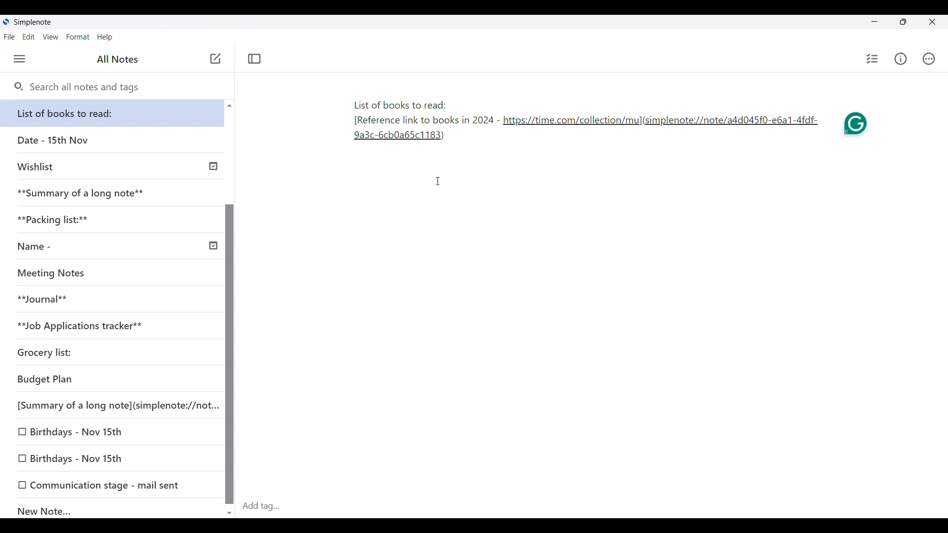 This screenshot has height=533, width=948. Describe the element at coordinates (214, 58) in the screenshot. I see `add note` at that location.